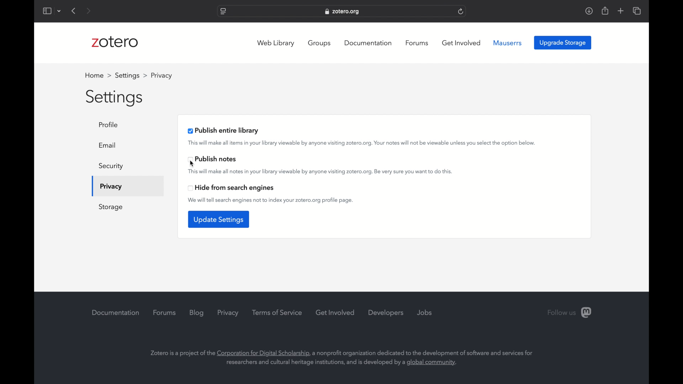 The width and height of the screenshot is (683, 384). I want to click on share, so click(604, 11).